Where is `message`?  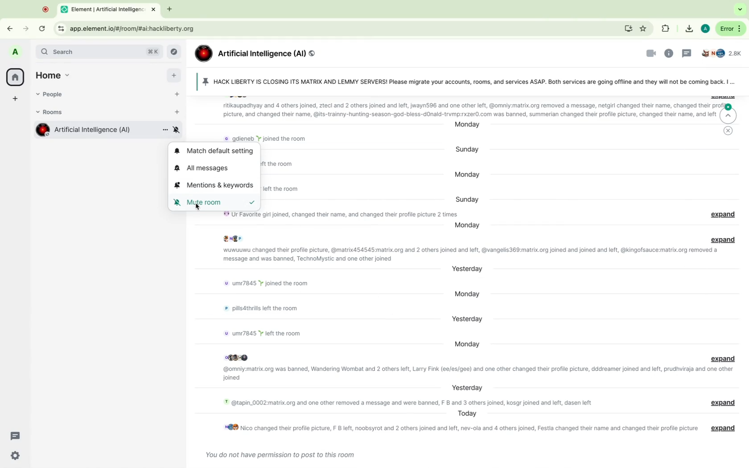 message is located at coordinates (276, 284).